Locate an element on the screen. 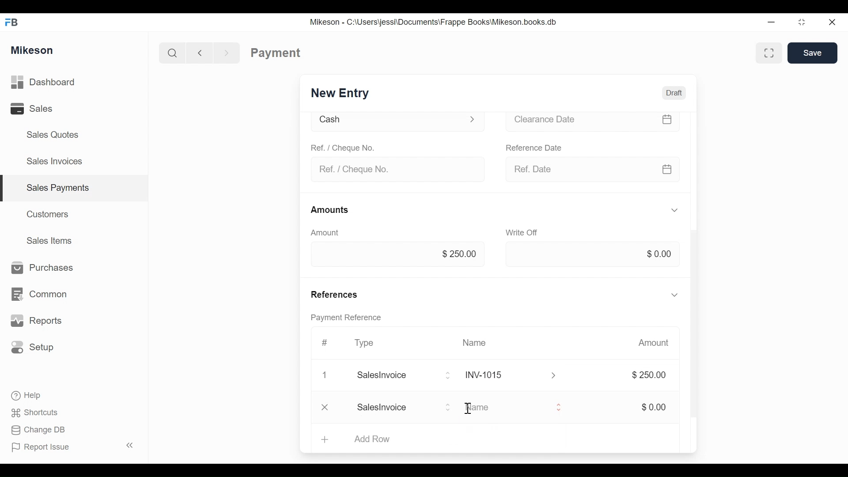  Ref. / Cheque No. is located at coordinates (346, 149).